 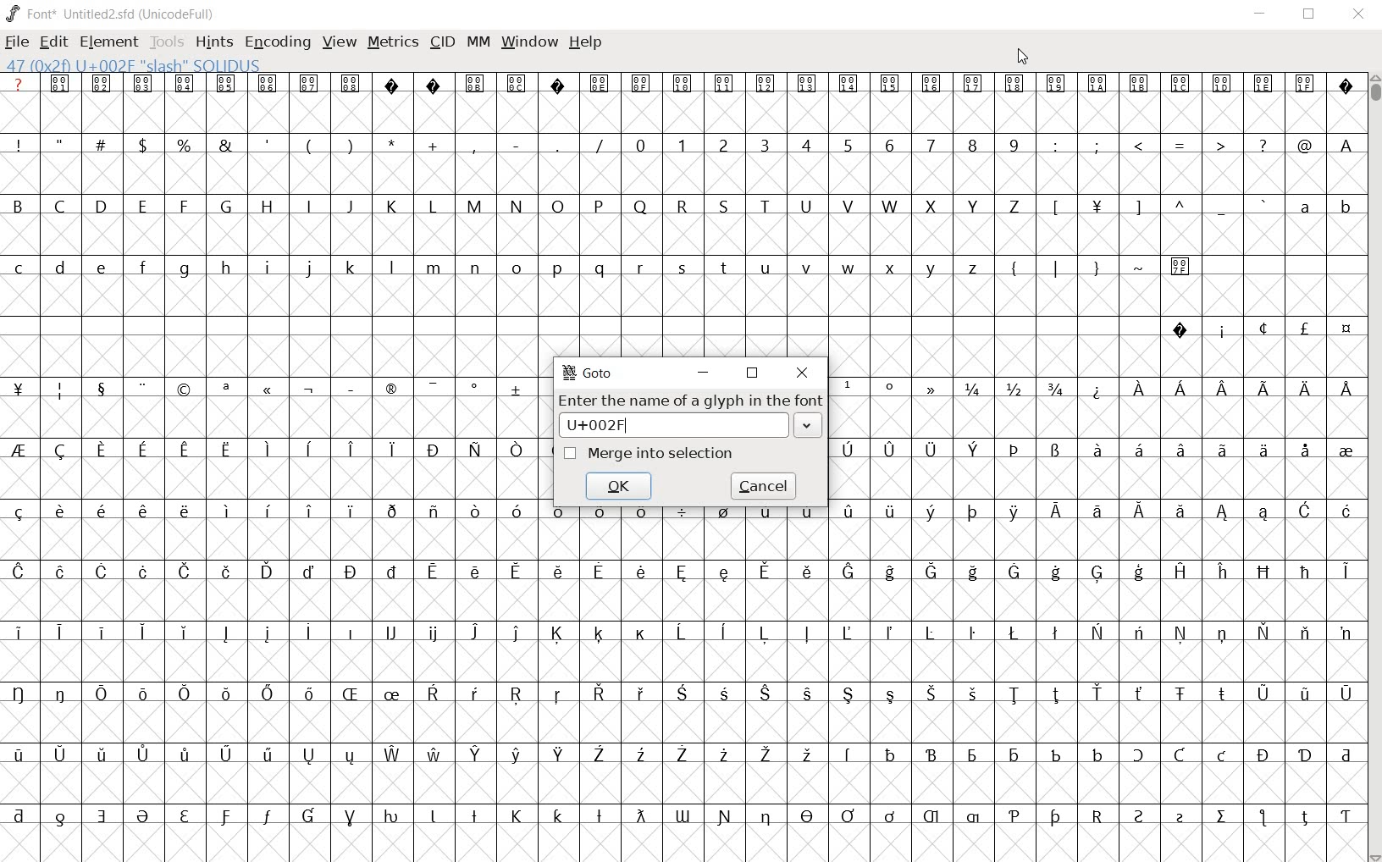 What do you see at coordinates (586, 43) in the screenshot?
I see `HELP` at bounding box center [586, 43].